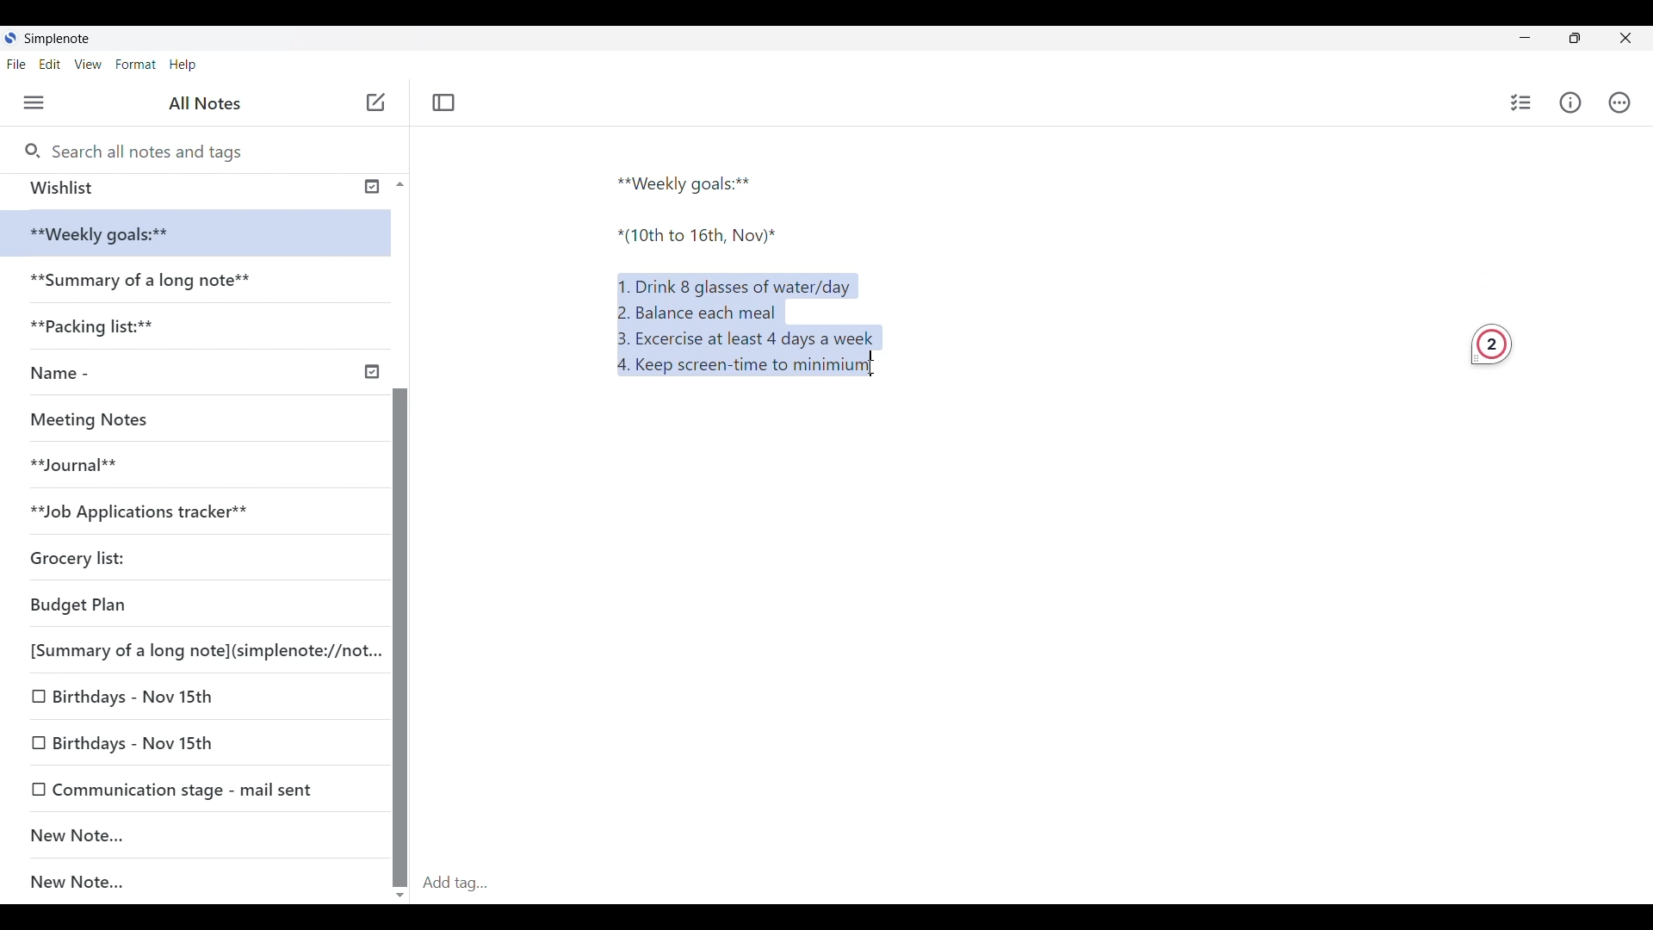 The height and width of the screenshot is (930, 1653). Describe the element at coordinates (1033, 883) in the screenshot. I see `Add tag` at that location.